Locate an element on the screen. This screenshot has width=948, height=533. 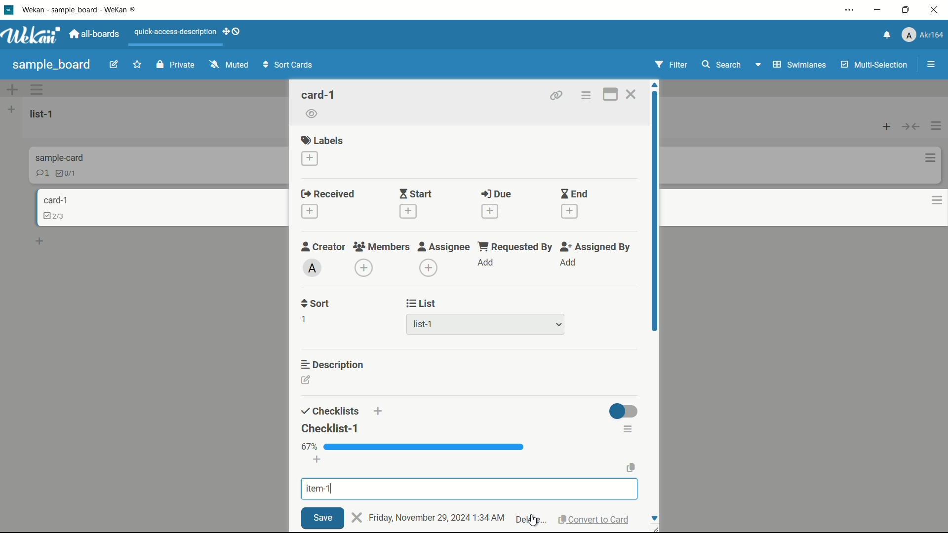
67% is located at coordinates (310, 447).